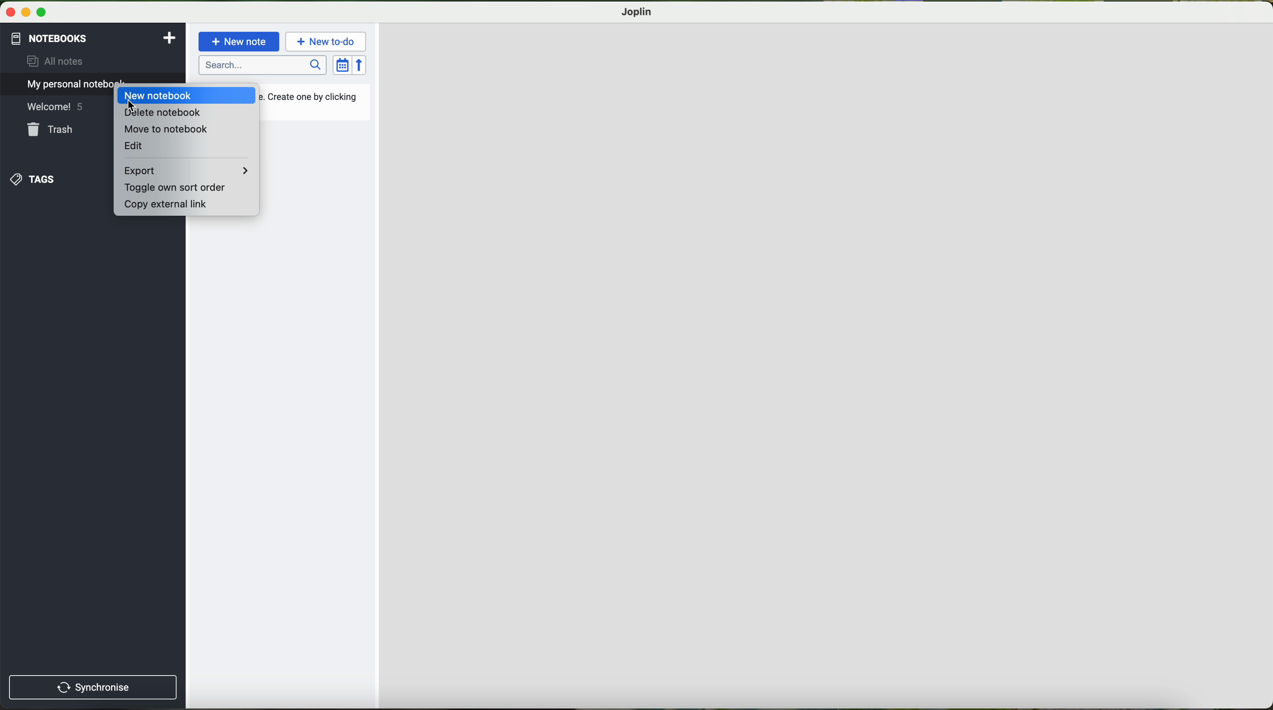 This screenshot has width=1273, height=710. What do you see at coordinates (162, 113) in the screenshot?
I see `delete notebook` at bounding box center [162, 113].